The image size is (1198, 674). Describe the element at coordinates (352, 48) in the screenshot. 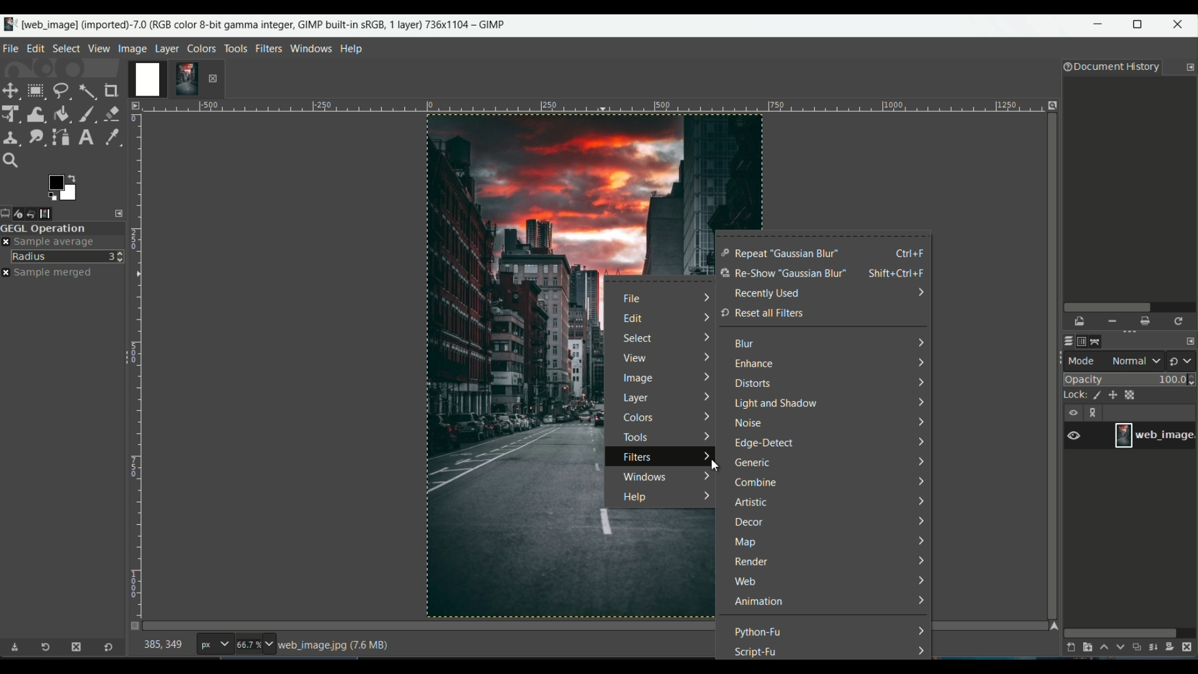

I see `help tab` at that location.